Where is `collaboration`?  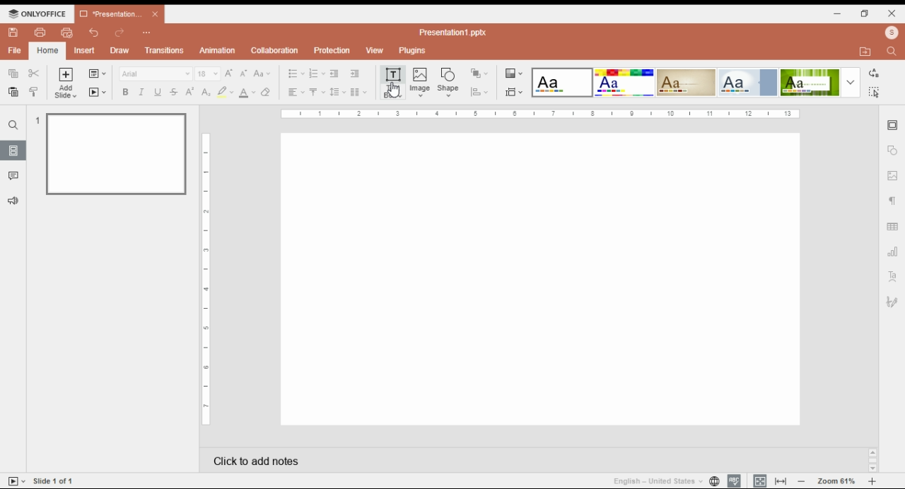
collaboration is located at coordinates (275, 52).